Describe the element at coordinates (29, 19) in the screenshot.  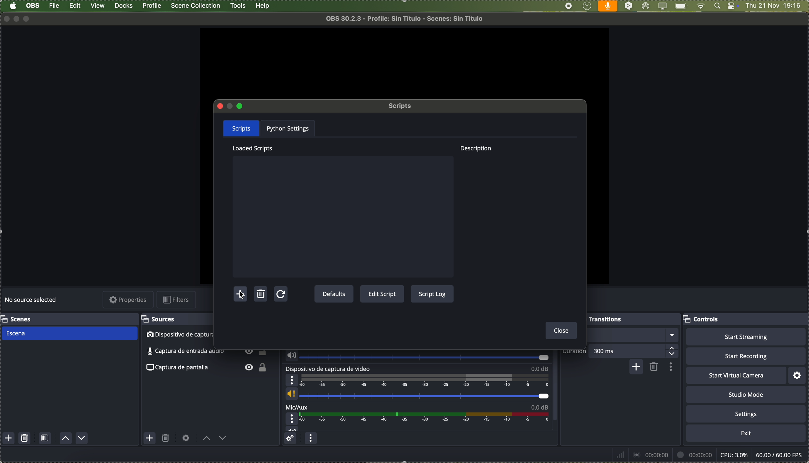
I see `maximize program` at that location.